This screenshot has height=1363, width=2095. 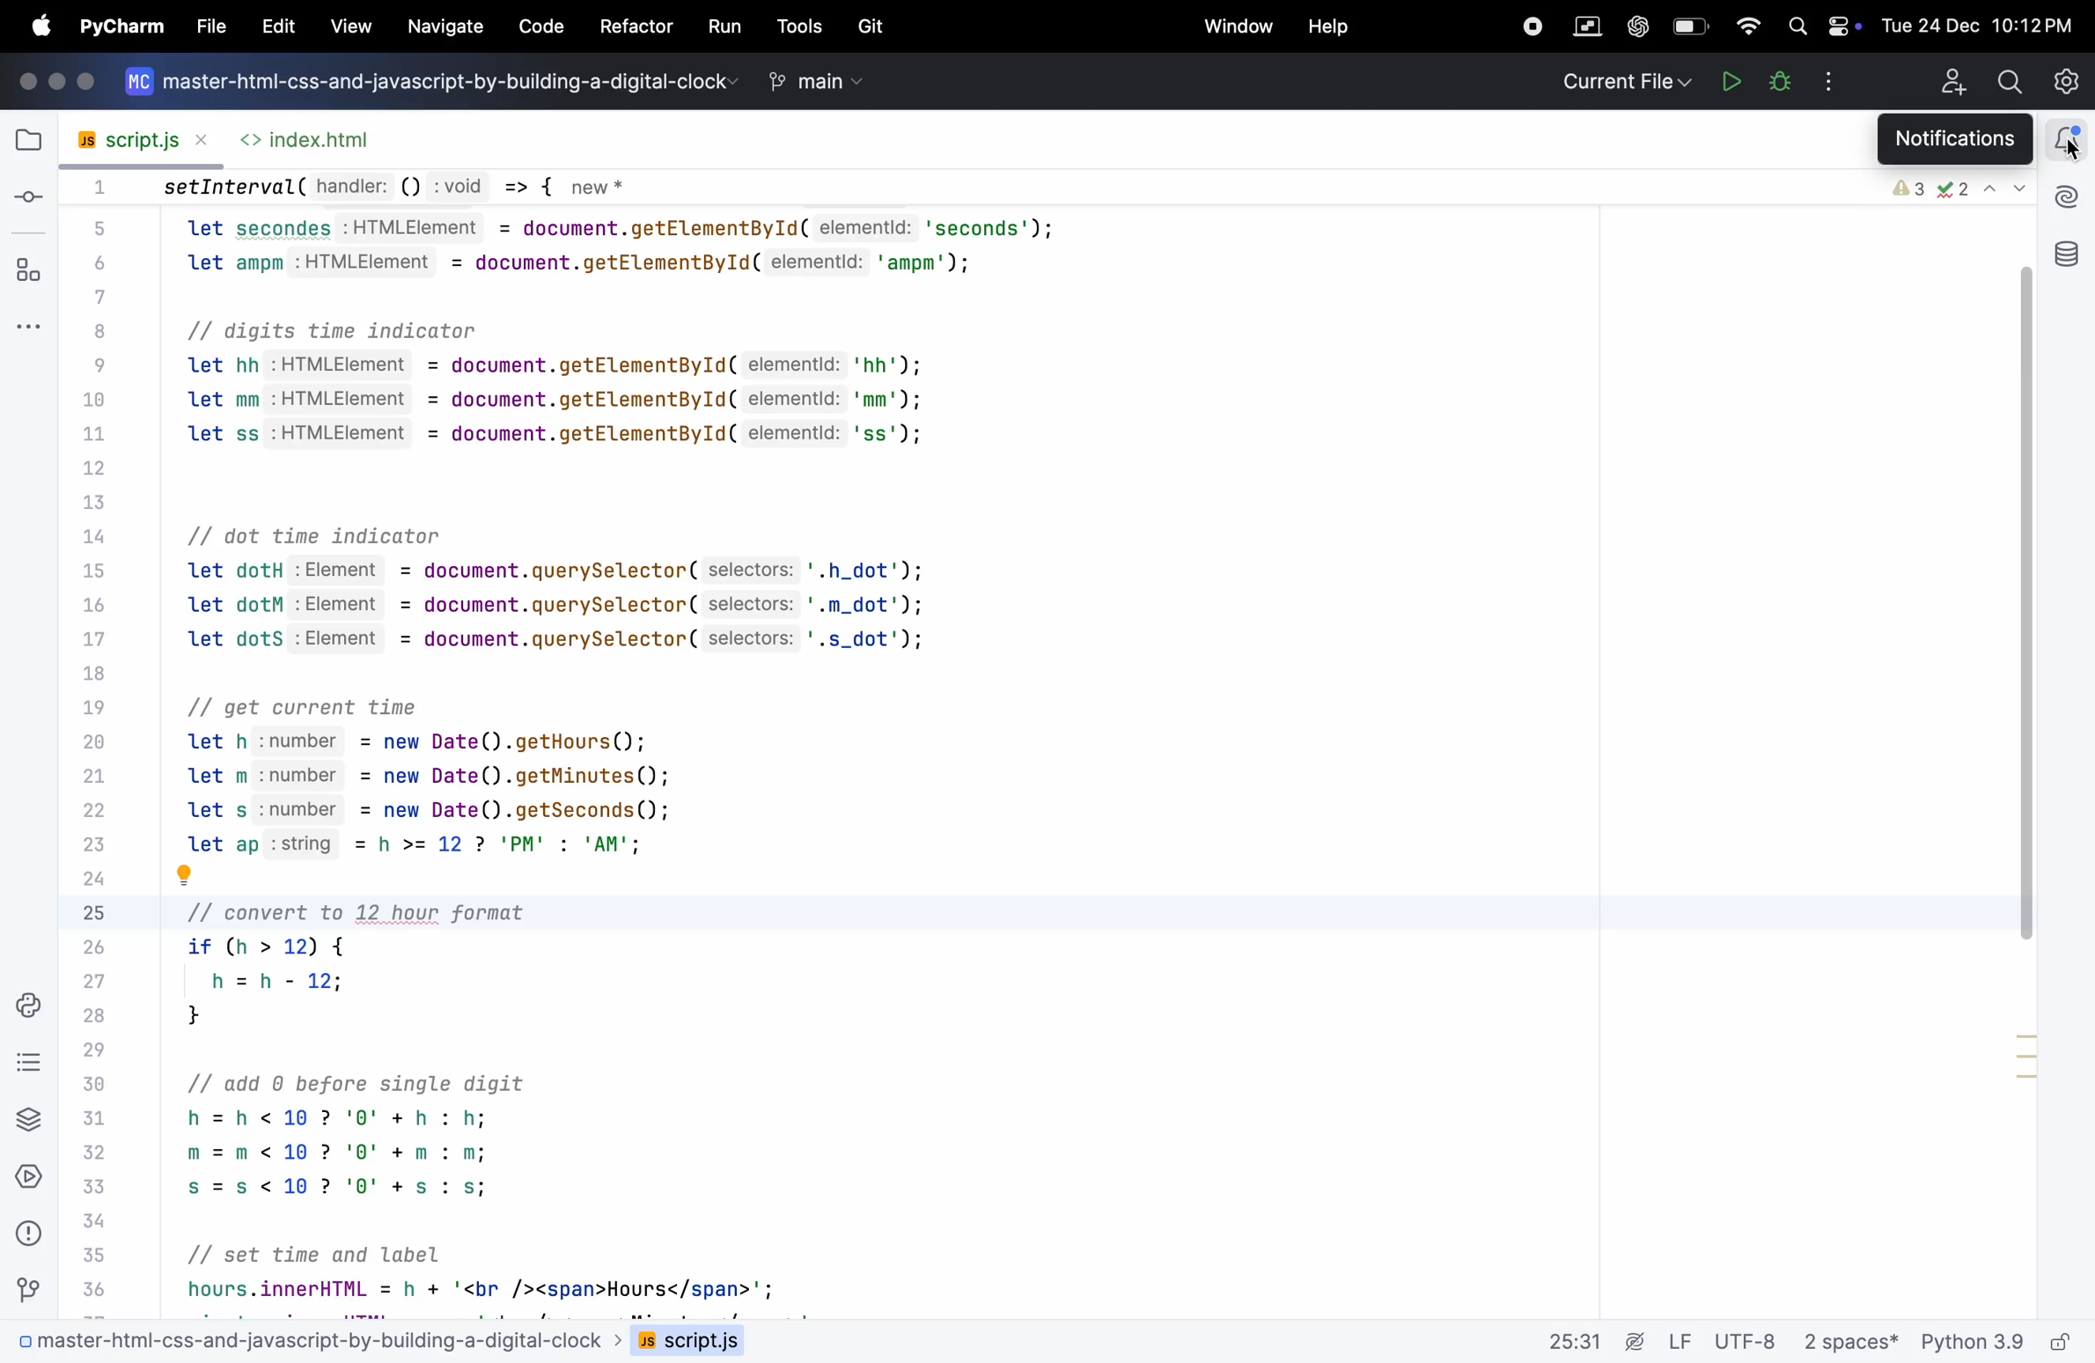 What do you see at coordinates (1729, 80) in the screenshot?
I see `Run` at bounding box center [1729, 80].